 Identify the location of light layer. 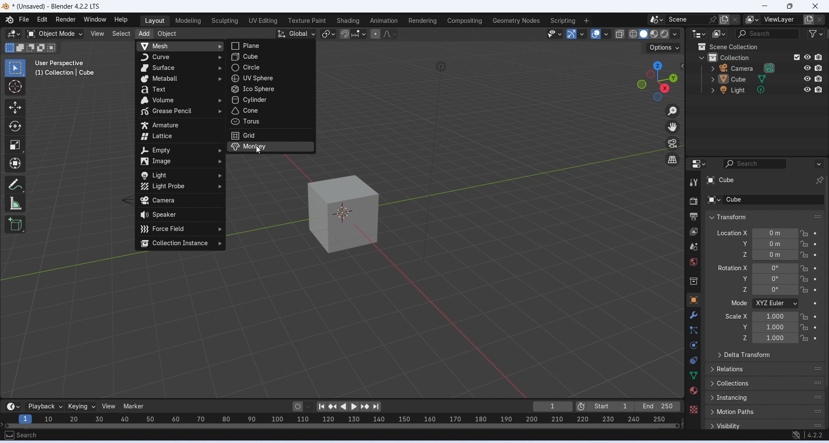
(751, 90).